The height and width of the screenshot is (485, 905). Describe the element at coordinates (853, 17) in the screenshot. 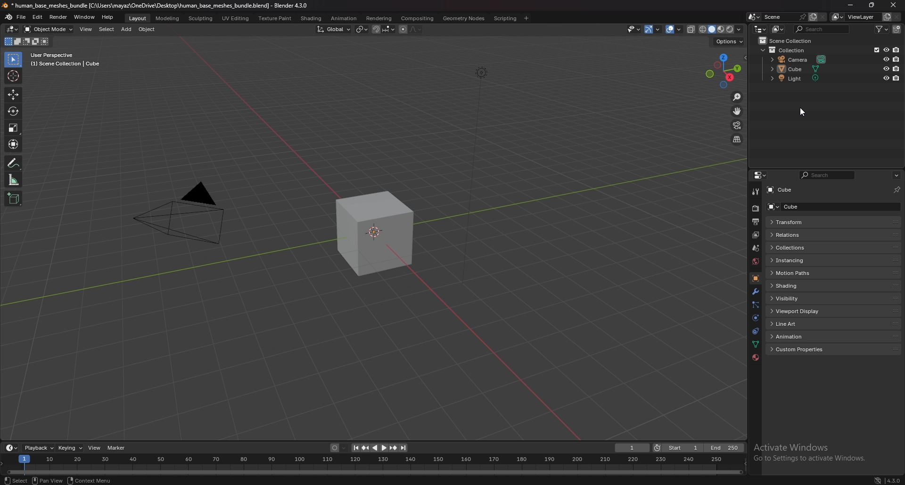

I see `view layer` at that location.